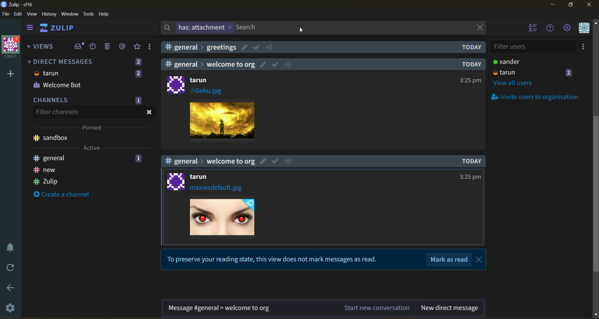  Describe the element at coordinates (584, 28) in the screenshot. I see `personal menu` at that location.